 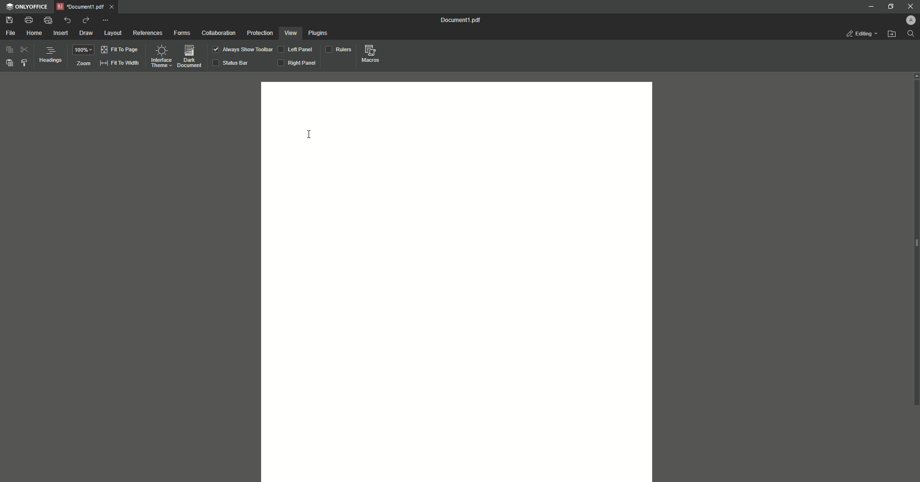 I want to click on Status Bar, so click(x=232, y=62).